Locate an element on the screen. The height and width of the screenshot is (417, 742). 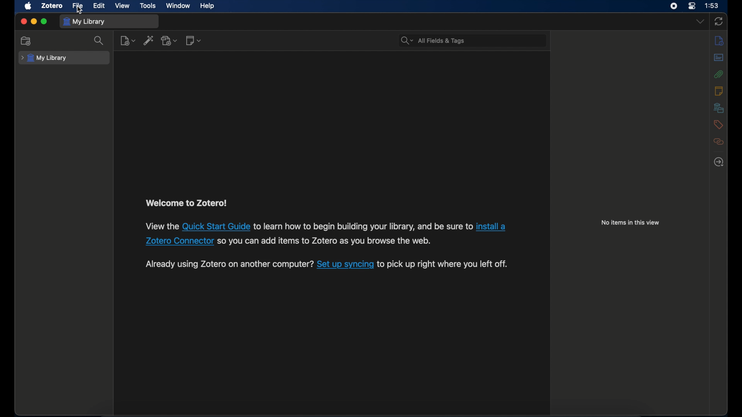
help is located at coordinates (208, 6).